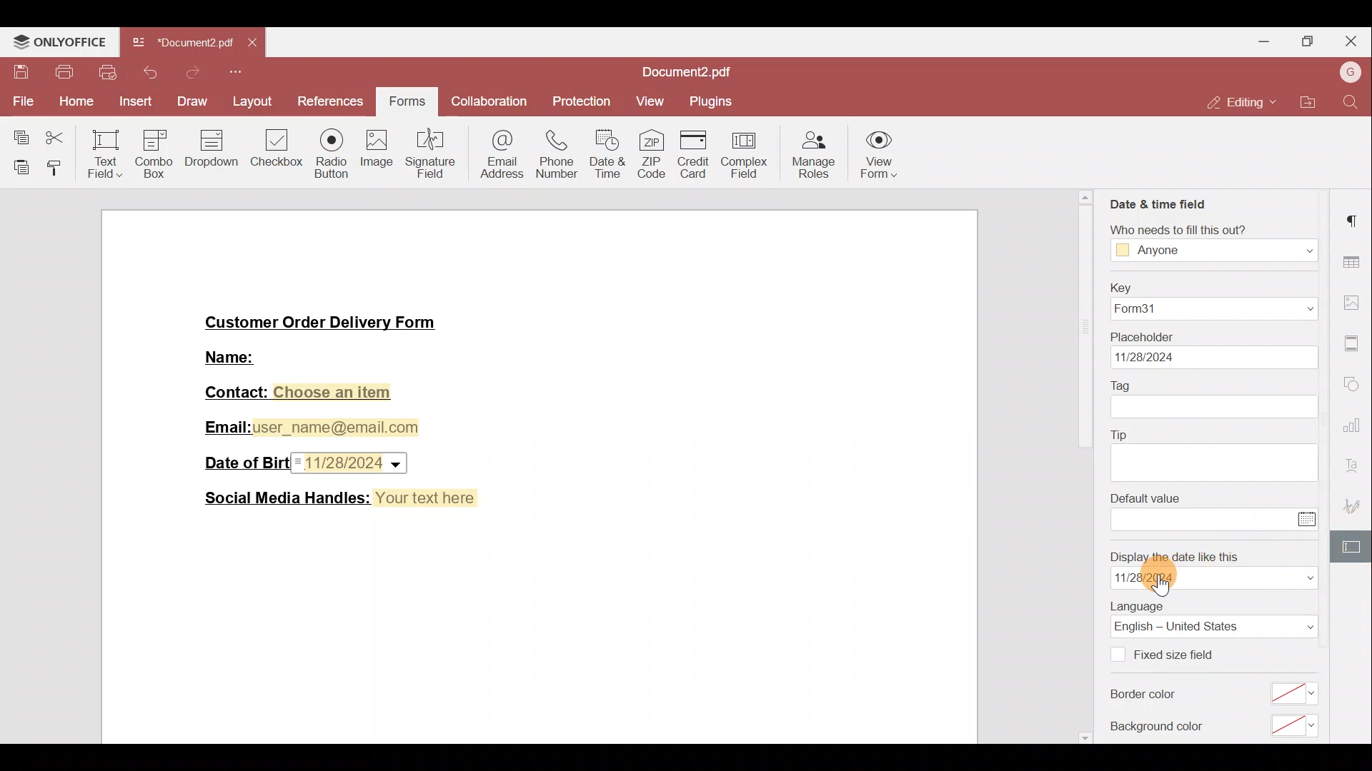 The image size is (1372, 771). I want to click on Border color, so click(1147, 697).